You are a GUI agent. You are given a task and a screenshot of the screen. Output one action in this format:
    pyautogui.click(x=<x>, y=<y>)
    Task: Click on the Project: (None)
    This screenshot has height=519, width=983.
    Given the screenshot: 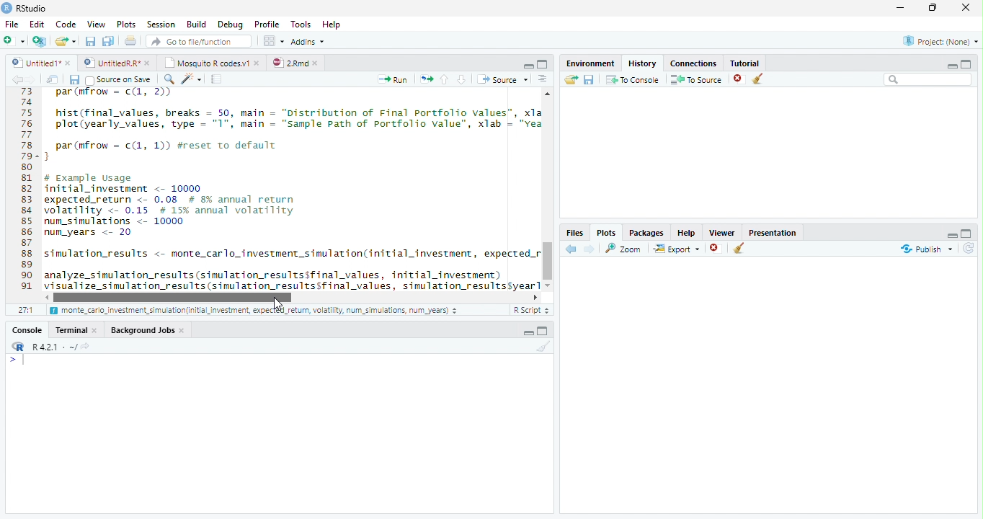 What is the action you would take?
    pyautogui.click(x=938, y=42)
    